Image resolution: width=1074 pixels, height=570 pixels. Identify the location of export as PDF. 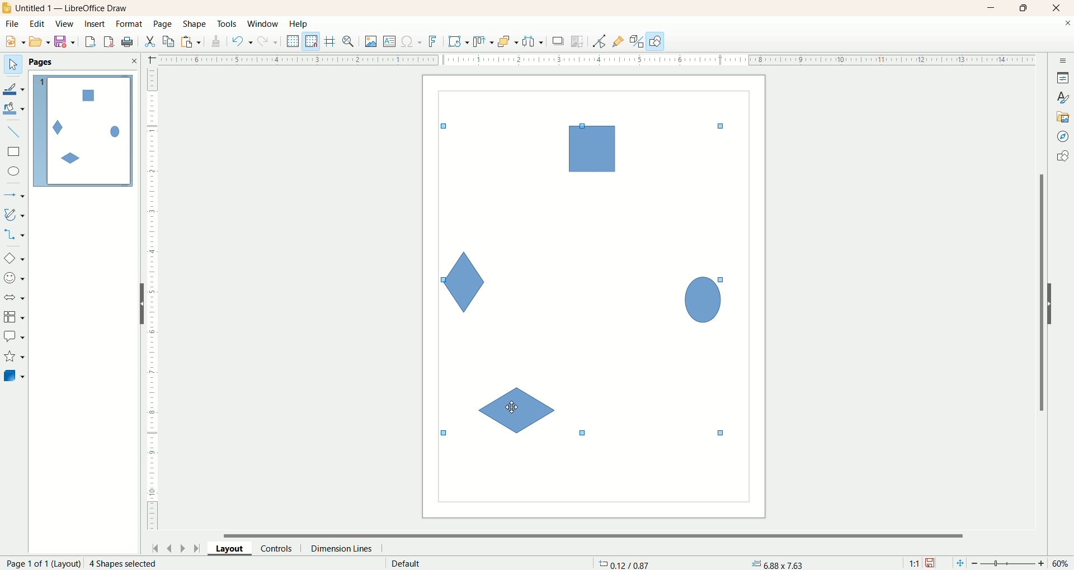
(129, 42).